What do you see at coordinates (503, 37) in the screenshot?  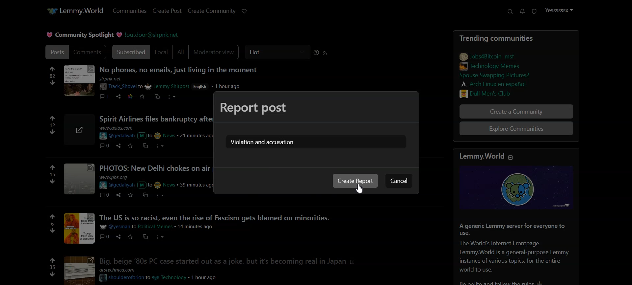 I see `Posts` at bounding box center [503, 37].